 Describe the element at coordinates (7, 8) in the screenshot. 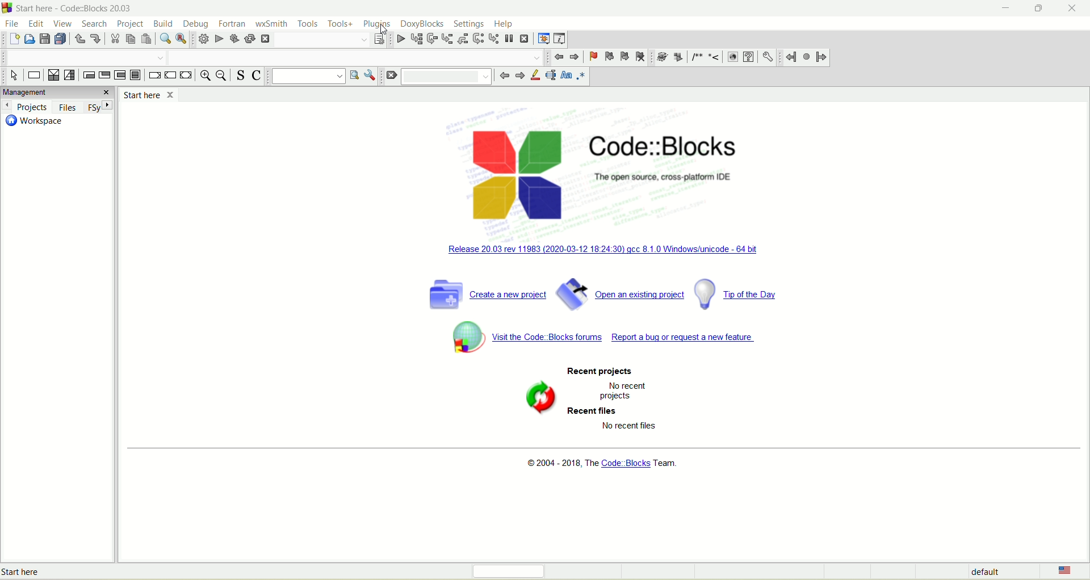

I see `logo` at that location.